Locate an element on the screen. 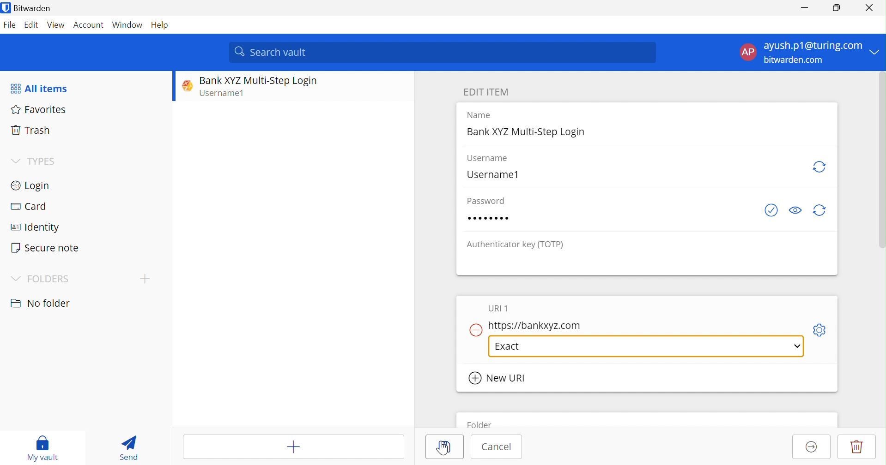  Save is located at coordinates (447, 447).